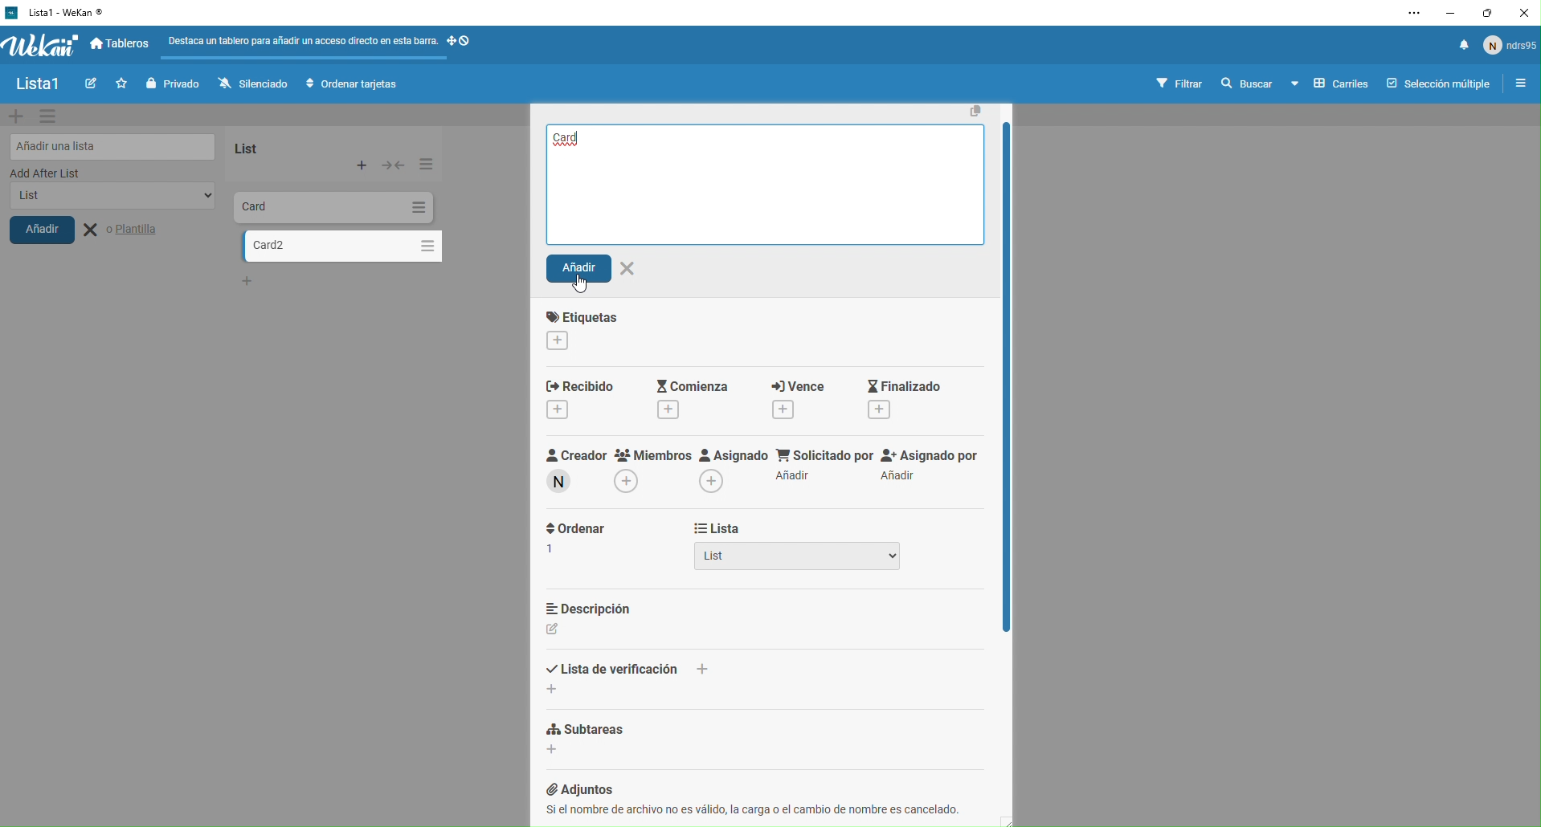  I want to click on Miembros, so click(651, 460).